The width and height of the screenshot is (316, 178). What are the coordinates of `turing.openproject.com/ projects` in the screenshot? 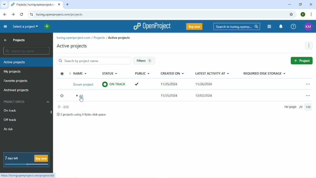 It's located at (60, 14).